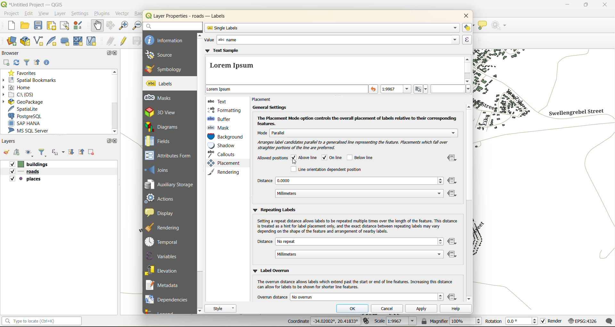  I want to click on attributes form, so click(170, 156).